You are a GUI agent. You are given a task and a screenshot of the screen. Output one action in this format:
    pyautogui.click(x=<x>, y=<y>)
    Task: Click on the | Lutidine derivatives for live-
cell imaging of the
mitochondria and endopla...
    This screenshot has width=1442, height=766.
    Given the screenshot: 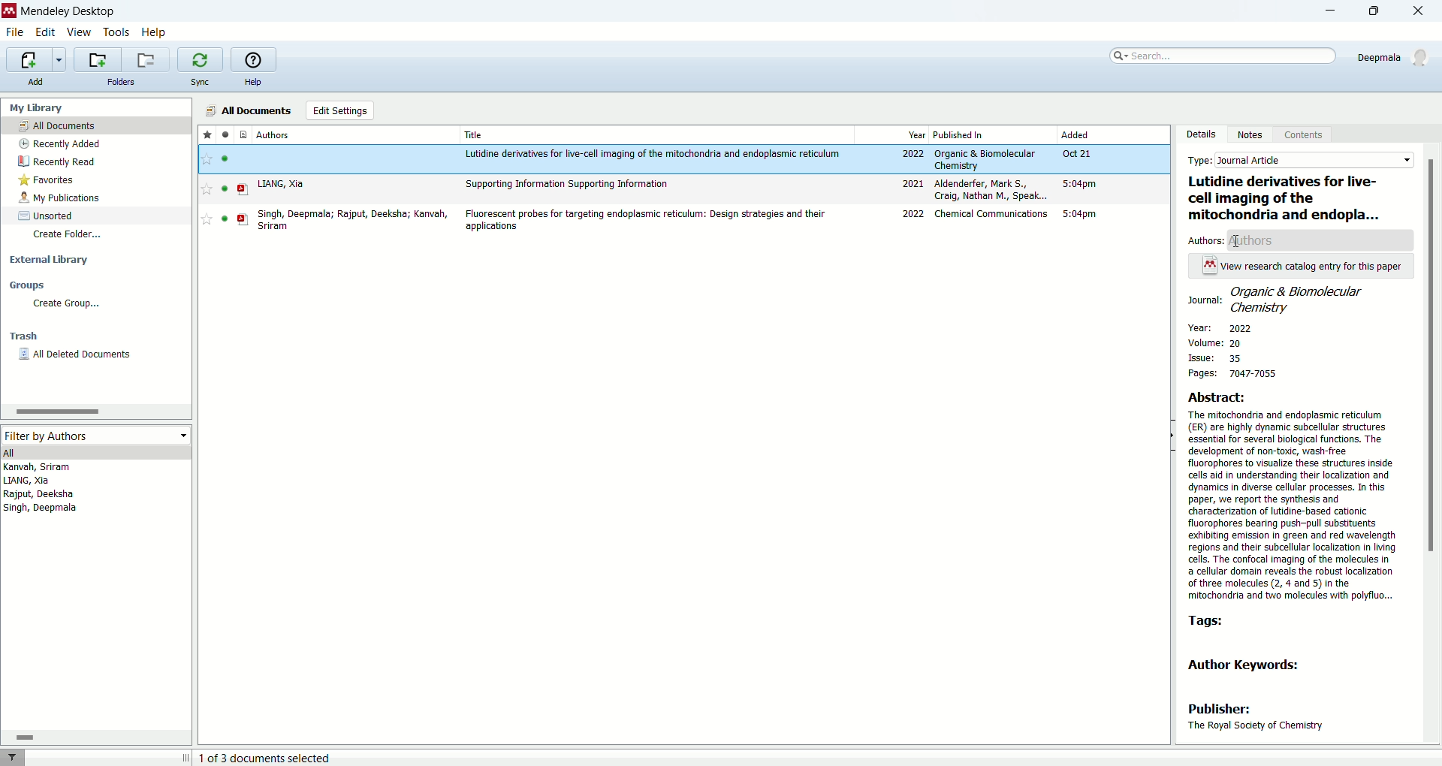 What is the action you would take?
    pyautogui.click(x=1281, y=198)
    